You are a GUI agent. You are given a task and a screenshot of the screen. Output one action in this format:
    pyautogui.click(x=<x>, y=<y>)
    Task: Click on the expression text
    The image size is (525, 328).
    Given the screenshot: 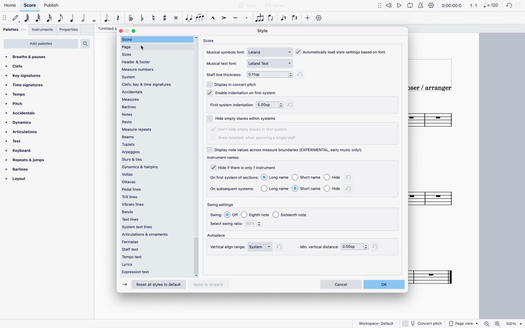 What is the action you would take?
    pyautogui.click(x=149, y=272)
    